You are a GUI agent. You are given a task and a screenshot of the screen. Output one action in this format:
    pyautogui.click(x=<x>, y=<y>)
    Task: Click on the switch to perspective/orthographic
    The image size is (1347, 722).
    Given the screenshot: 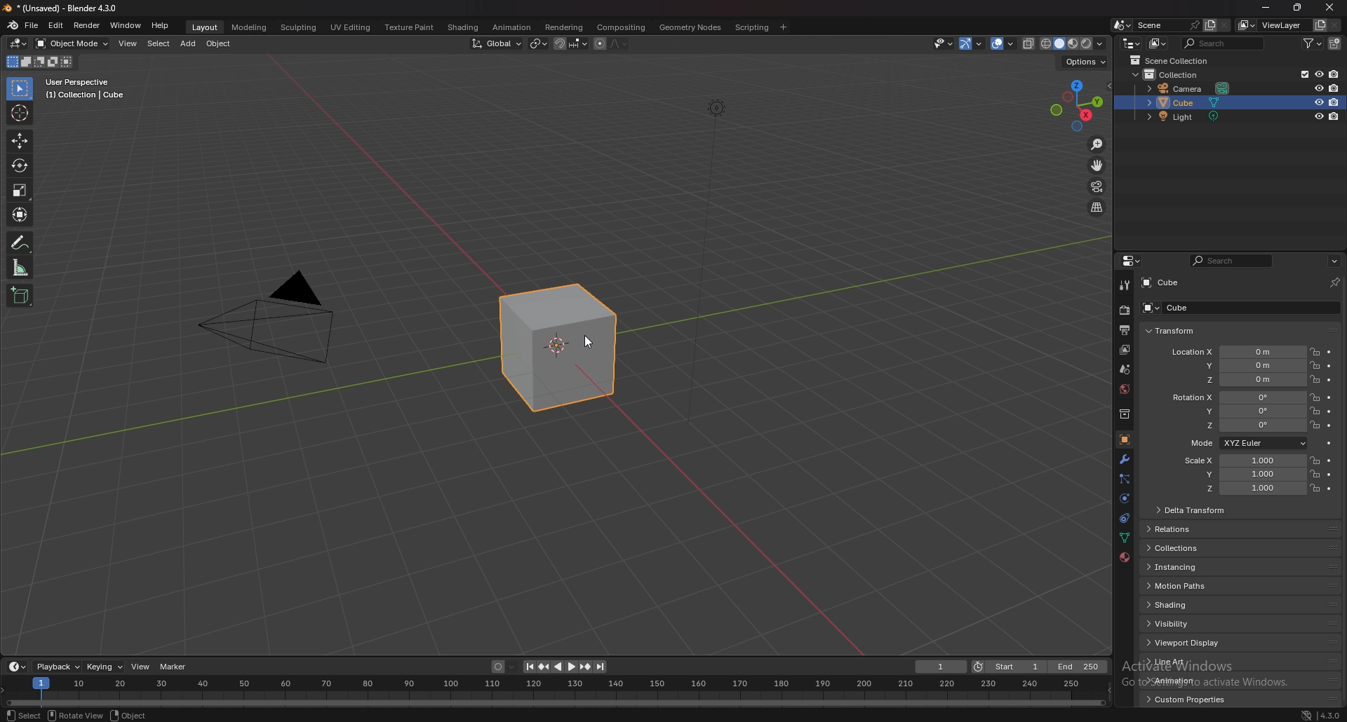 What is the action you would take?
    pyautogui.click(x=1097, y=208)
    